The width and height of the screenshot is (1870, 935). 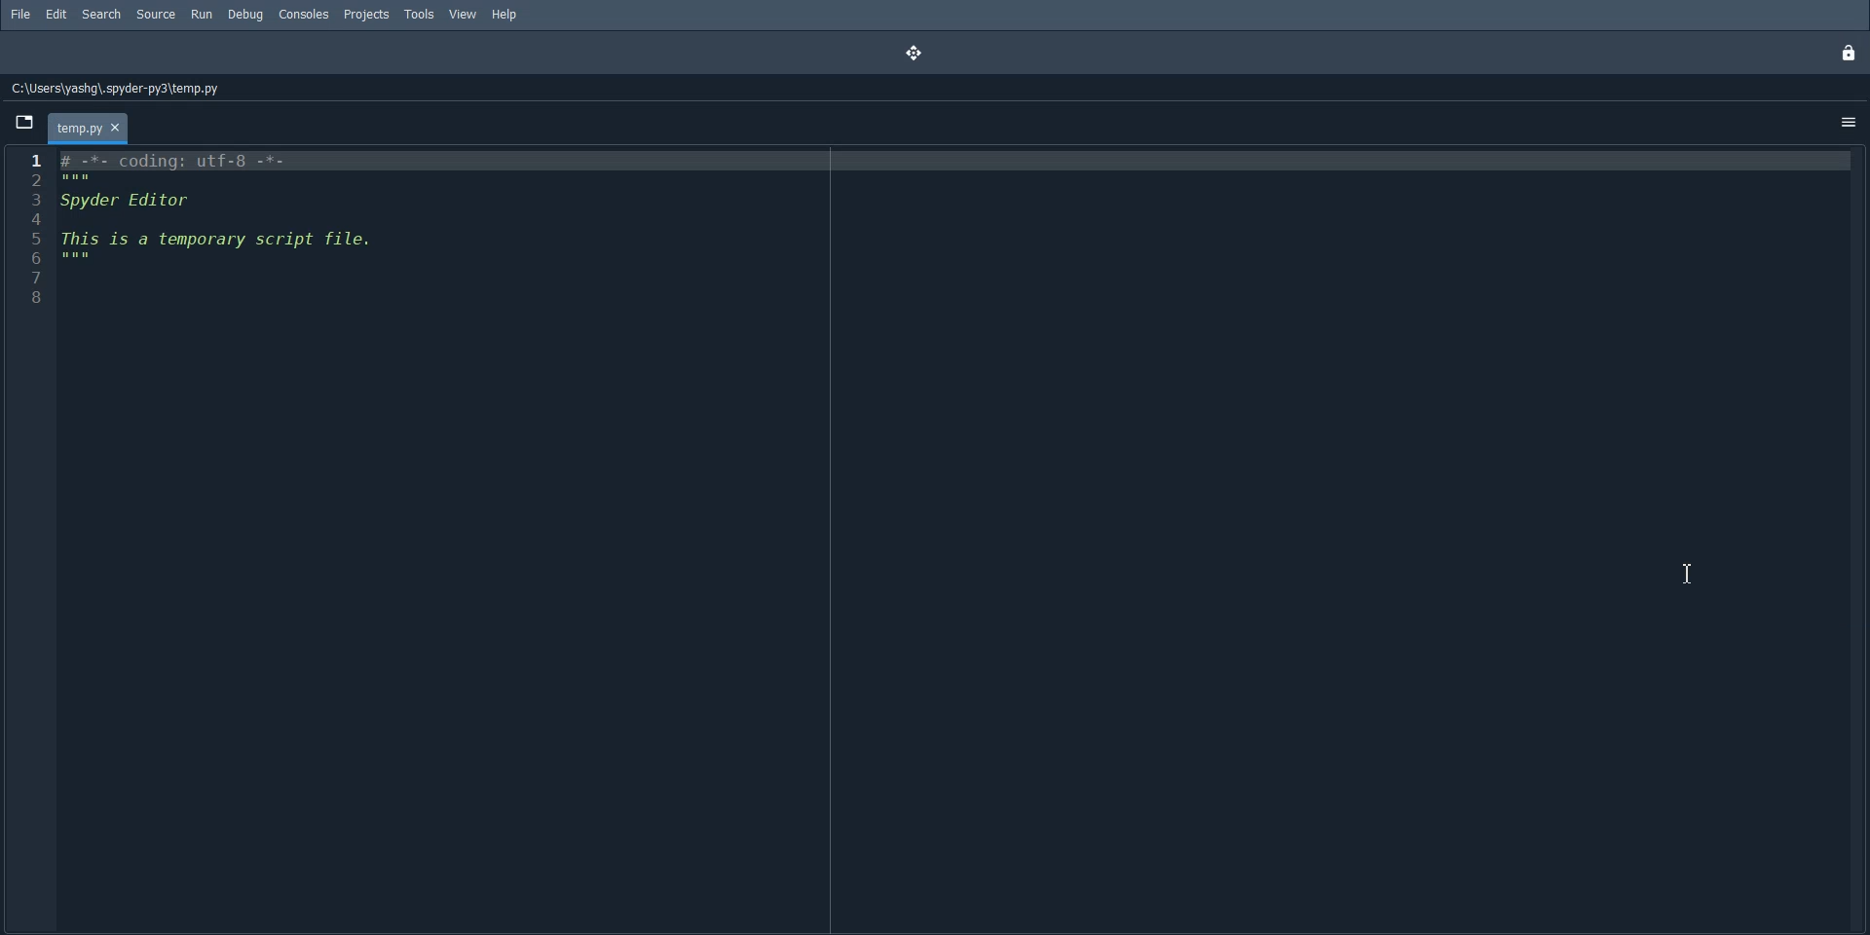 What do you see at coordinates (245, 15) in the screenshot?
I see `Debug` at bounding box center [245, 15].